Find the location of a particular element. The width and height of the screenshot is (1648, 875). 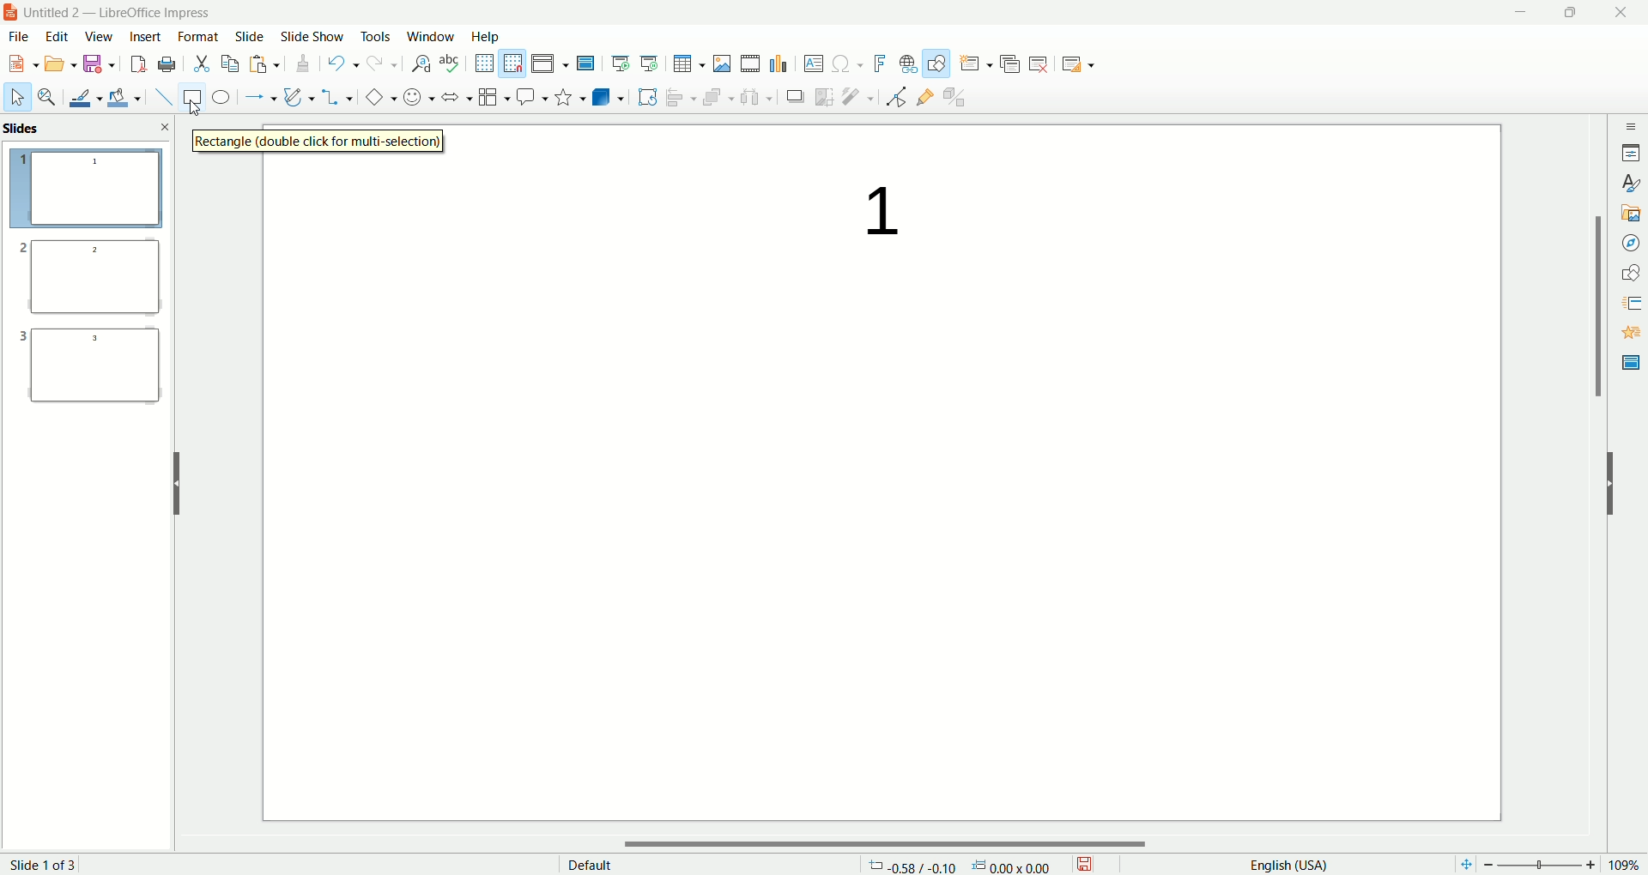

navigator is located at coordinates (1629, 243).